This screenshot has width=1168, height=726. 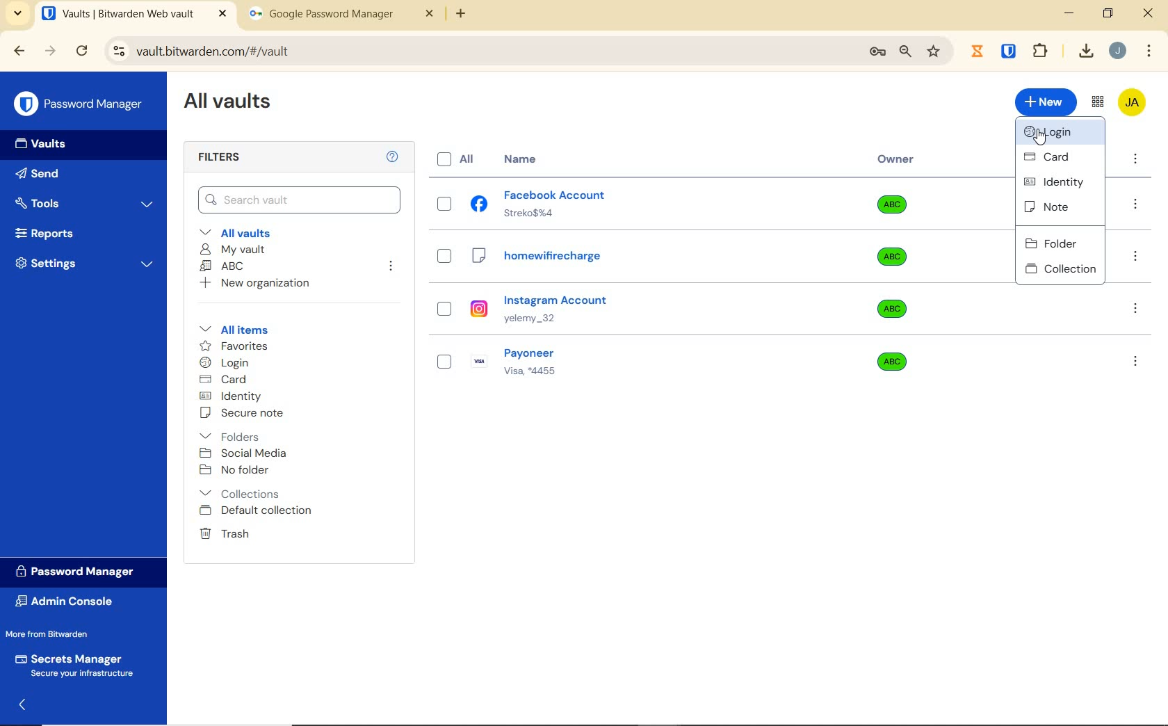 I want to click on close, so click(x=1149, y=13).